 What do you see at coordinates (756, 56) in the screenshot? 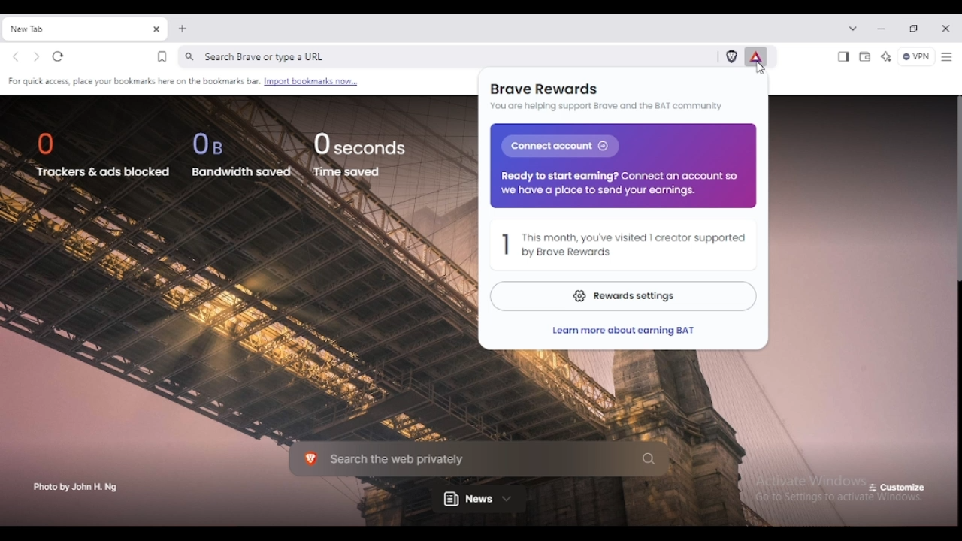
I see `brave rewards panel` at bounding box center [756, 56].